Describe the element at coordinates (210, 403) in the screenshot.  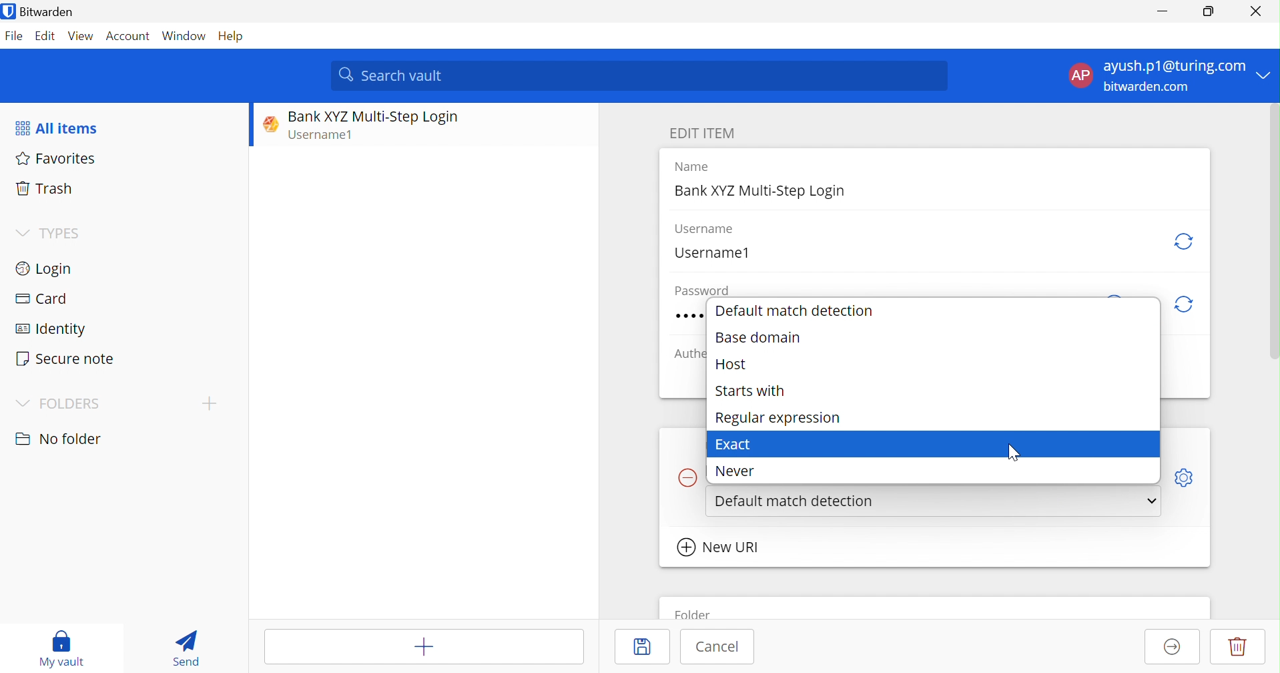
I see `Add folder` at that location.